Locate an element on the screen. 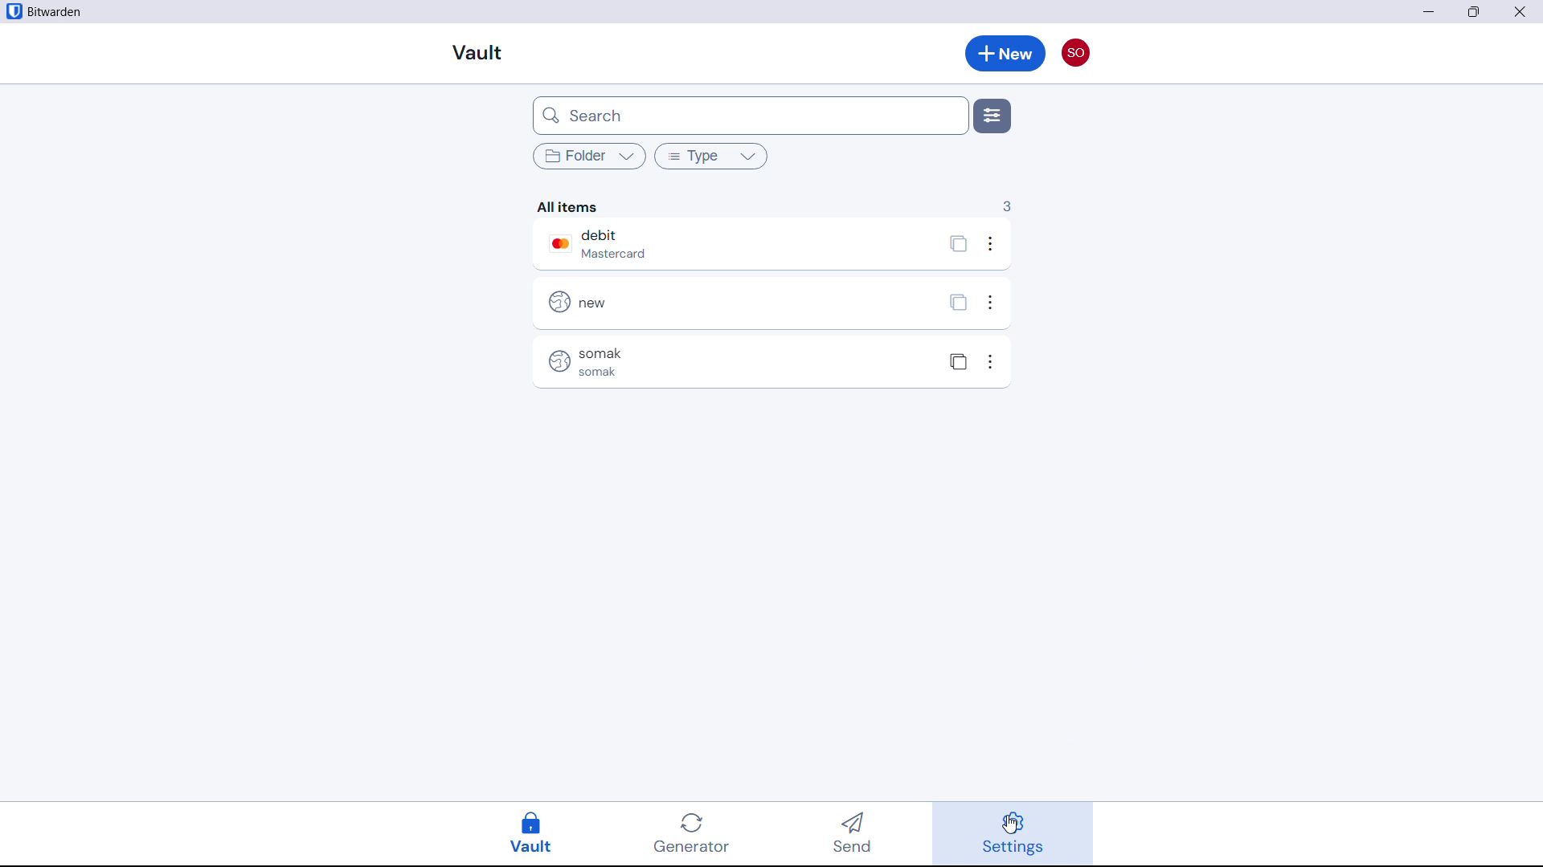  Vault  is located at coordinates (477, 53).